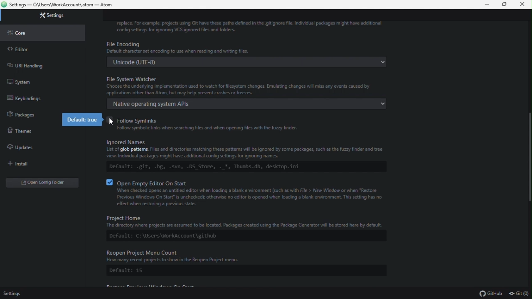 The width and height of the screenshot is (532, 299). I want to click on Project home, so click(244, 227).